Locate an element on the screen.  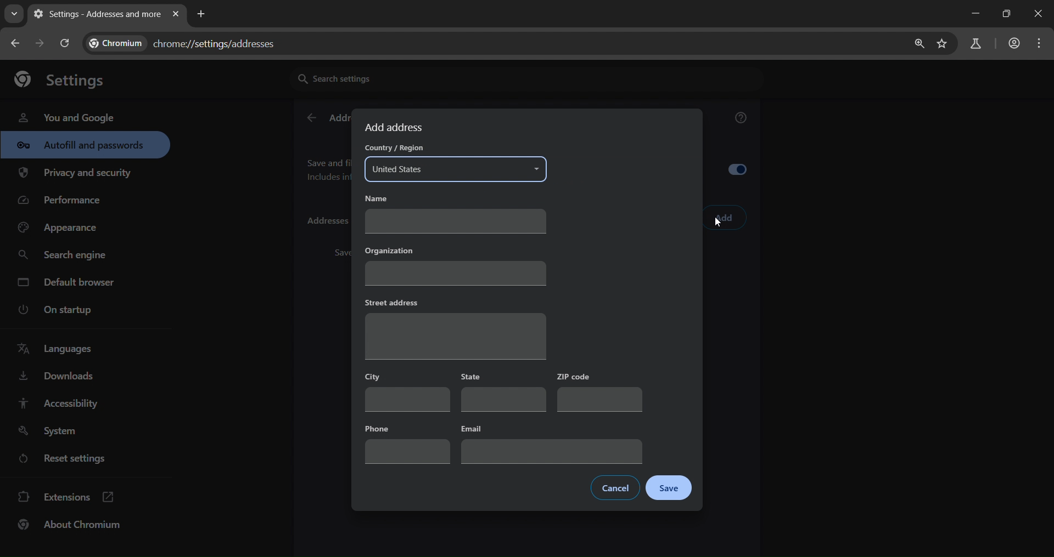
autofill & passwords is located at coordinates (85, 145).